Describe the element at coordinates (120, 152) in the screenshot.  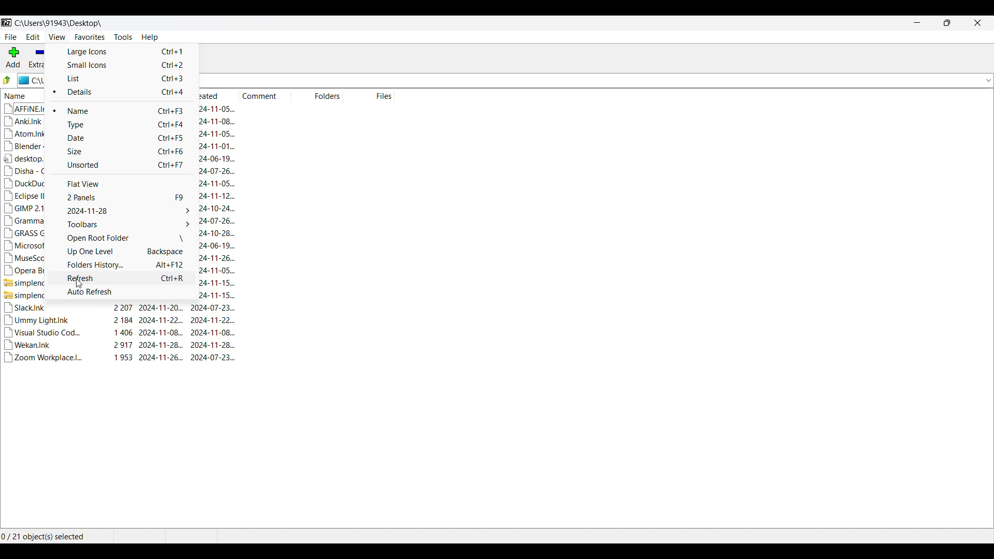
I see `Size` at that location.